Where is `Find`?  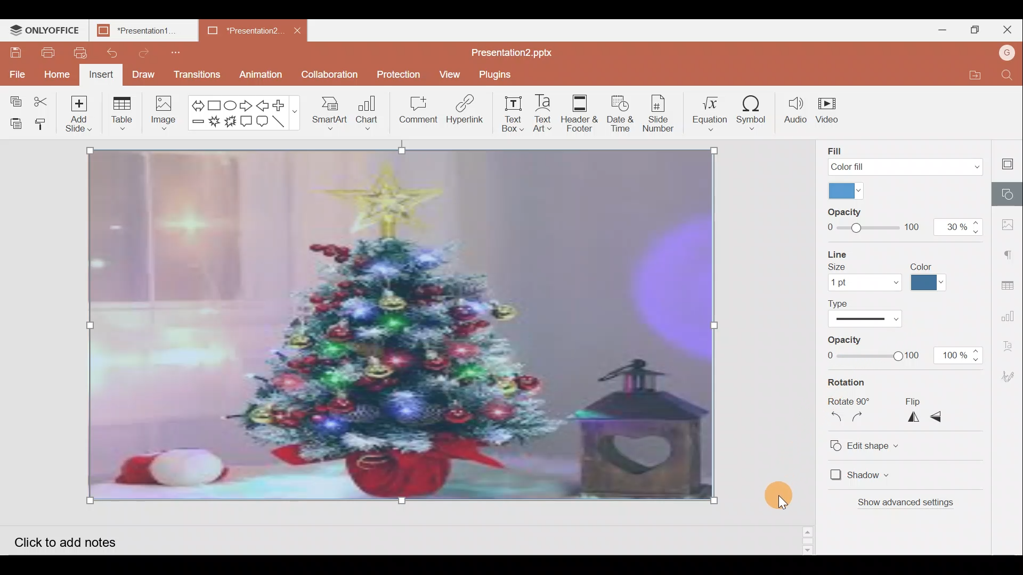
Find is located at coordinates (1010, 76).